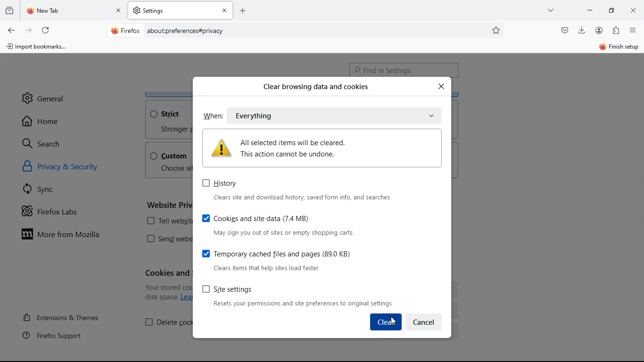 Image resolution: width=644 pixels, height=362 pixels. I want to click on profile, so click(601, 30).